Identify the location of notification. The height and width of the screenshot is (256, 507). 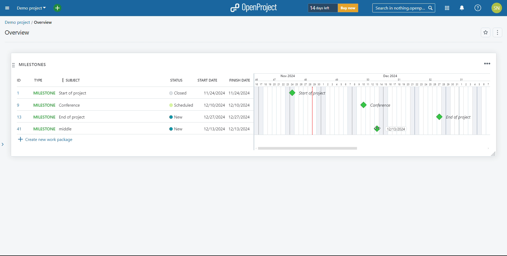
(462, 8).